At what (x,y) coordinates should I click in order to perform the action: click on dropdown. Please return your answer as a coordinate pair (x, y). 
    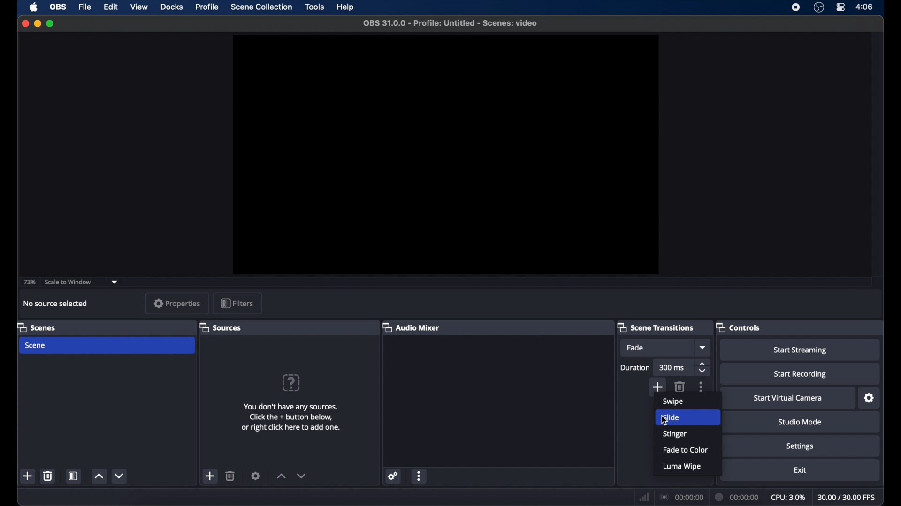
    Looking at the image, I should click on (703, 348).